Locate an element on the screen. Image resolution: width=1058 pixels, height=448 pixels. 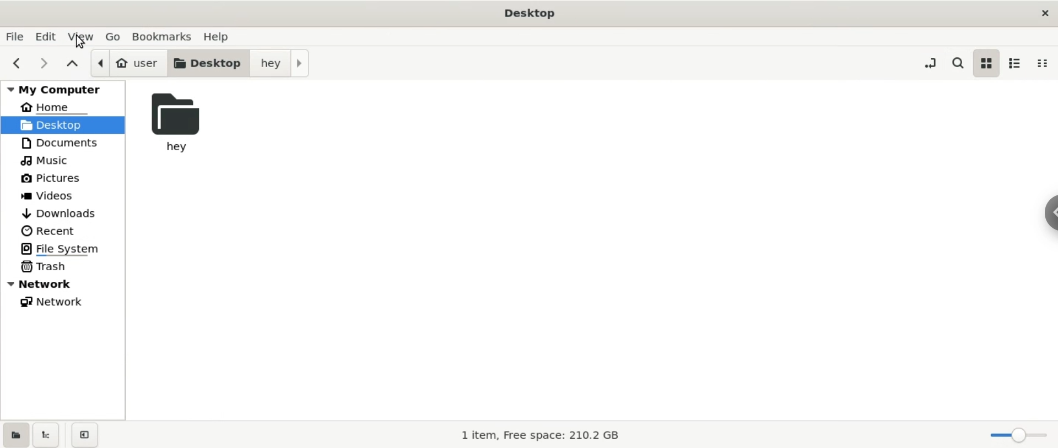
videos is located at coordinates (67, 195).